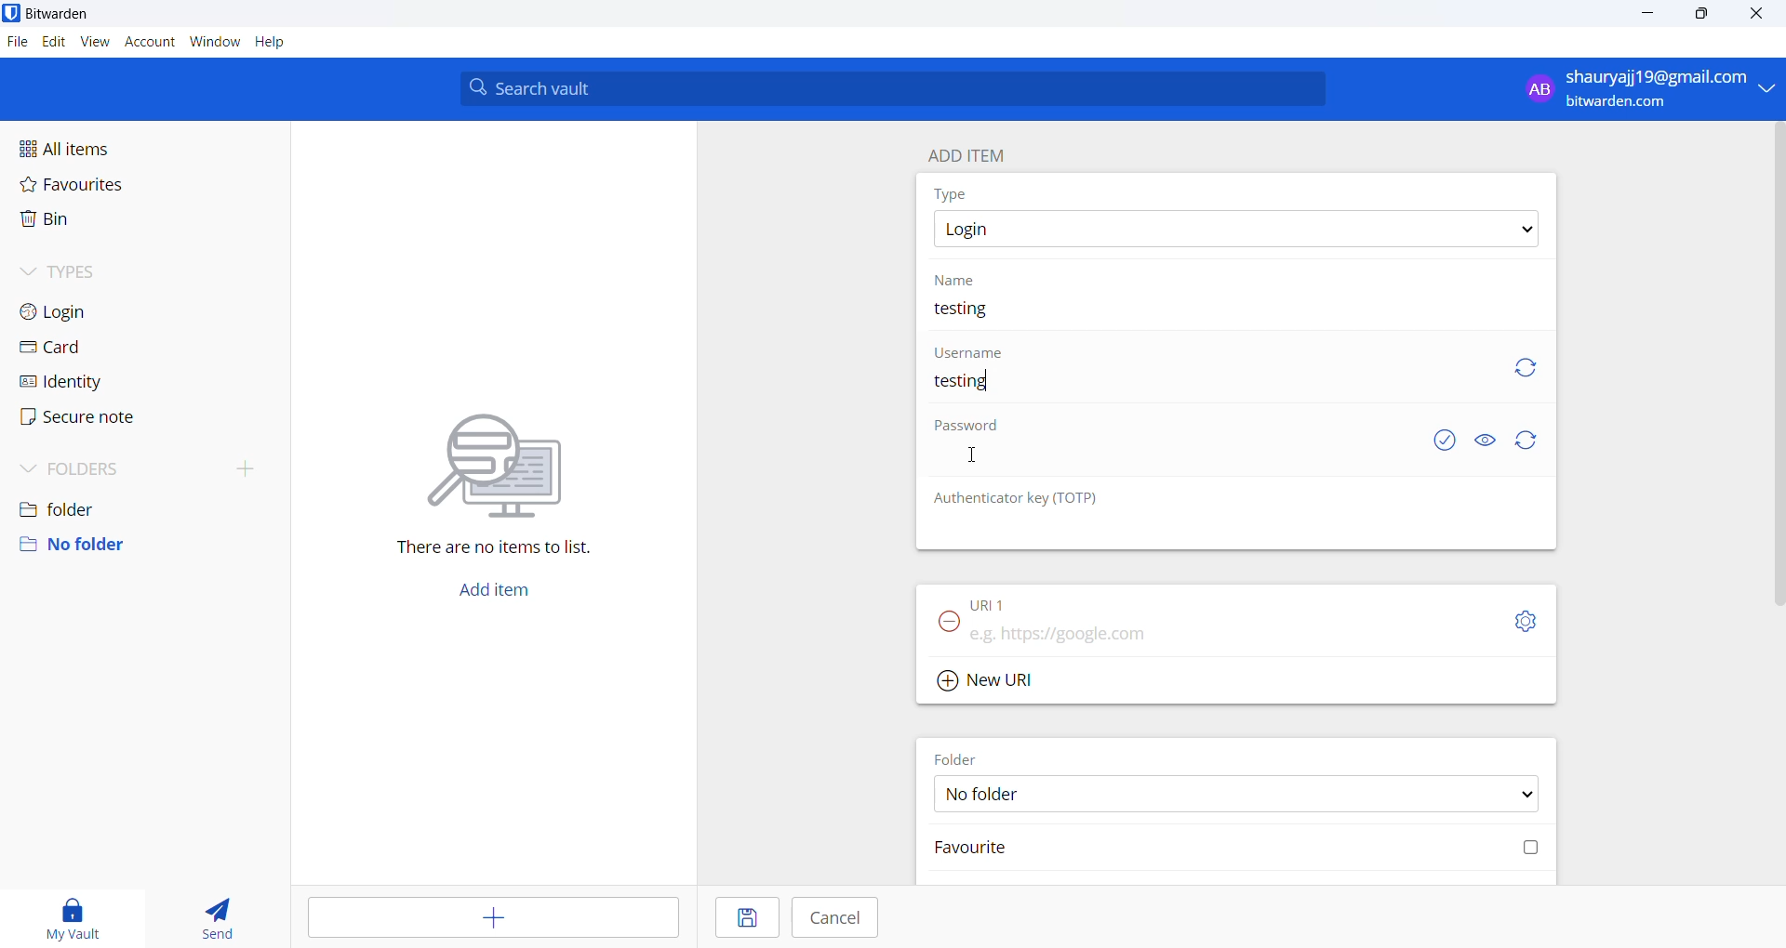  I want to click on URL input, so click(1197, 634).